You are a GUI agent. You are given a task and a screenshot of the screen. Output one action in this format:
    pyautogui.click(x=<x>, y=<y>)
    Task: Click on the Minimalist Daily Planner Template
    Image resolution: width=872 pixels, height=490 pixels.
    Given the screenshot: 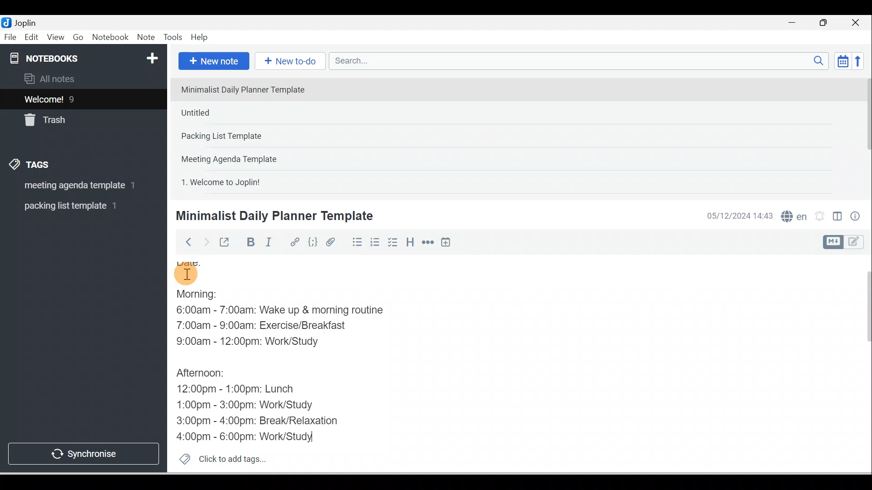 What is the action you would take?
    pyautogui.click(x=273, y=216)
    